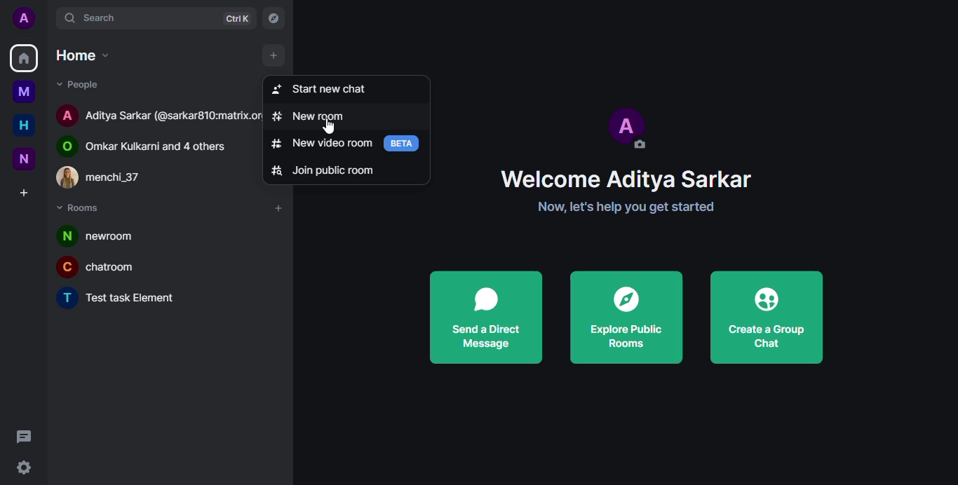  What do you see at coordinates (321, 143) in the screenshot?
I see `new video room` at bounding box center [321, 143].